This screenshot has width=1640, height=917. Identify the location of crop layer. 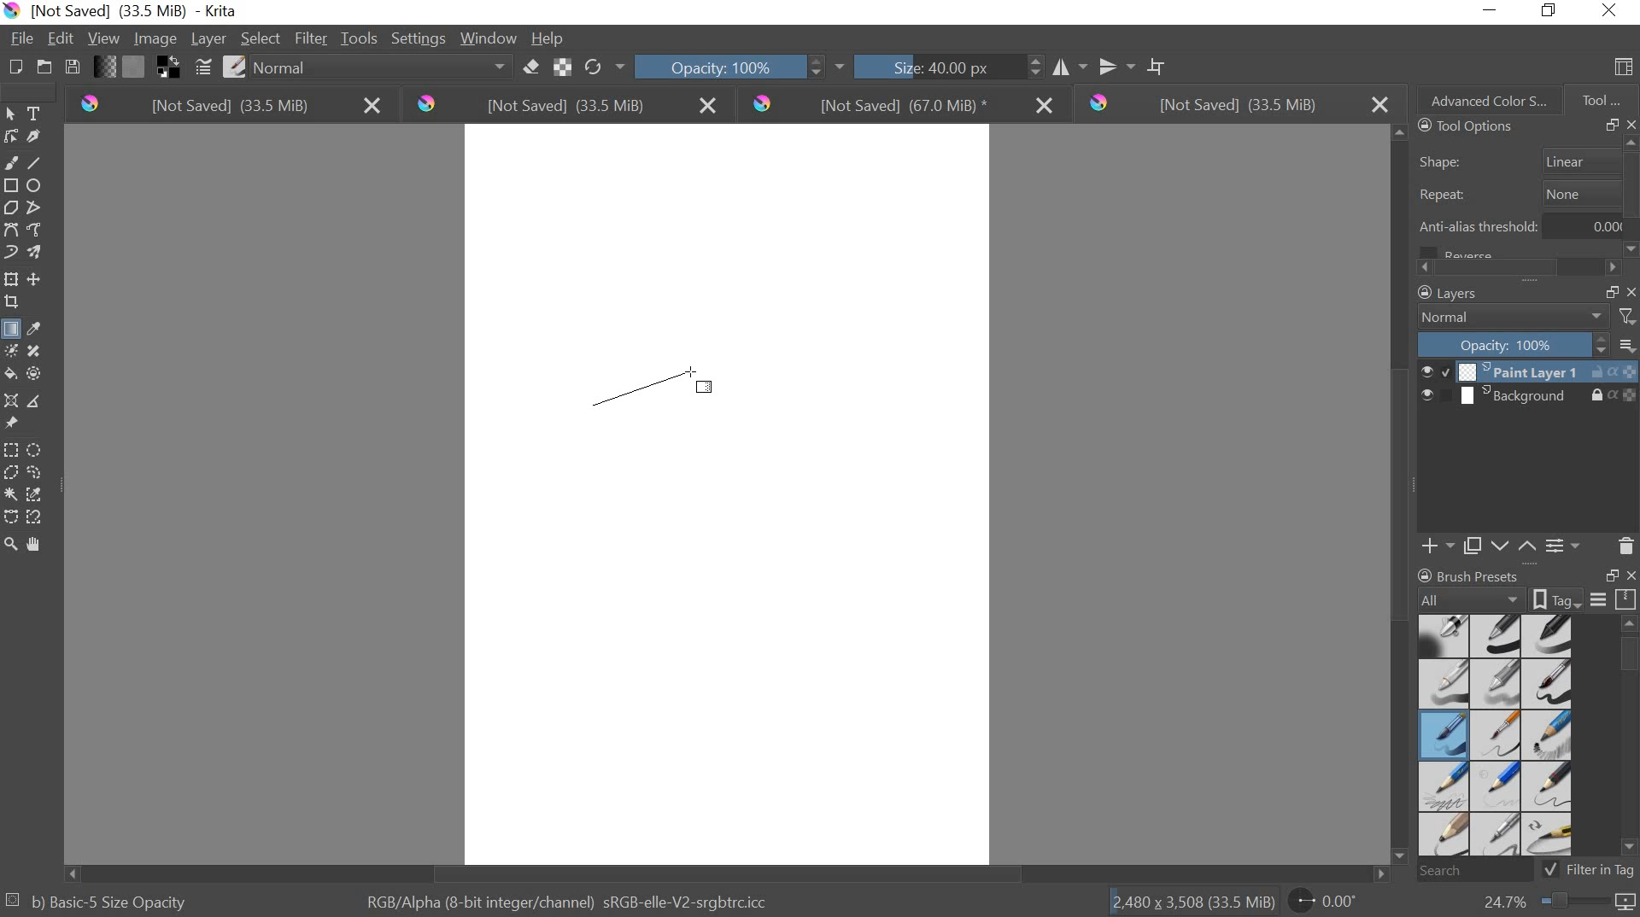
(14, 304).